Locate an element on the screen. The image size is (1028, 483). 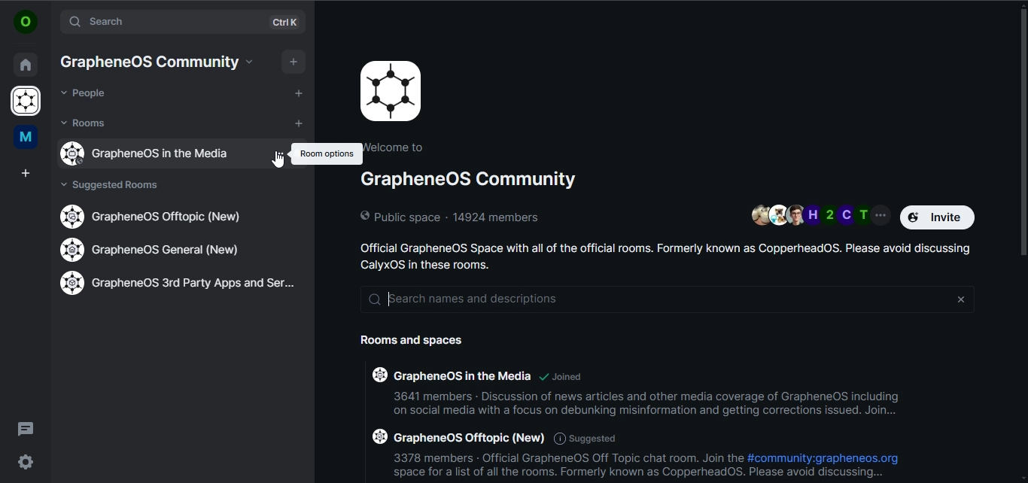
room options is located at coordinates (280, 153).